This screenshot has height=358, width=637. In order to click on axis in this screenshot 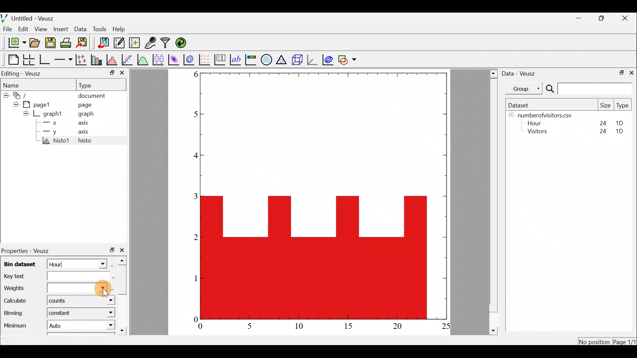, I will do `click(82, 124)`.